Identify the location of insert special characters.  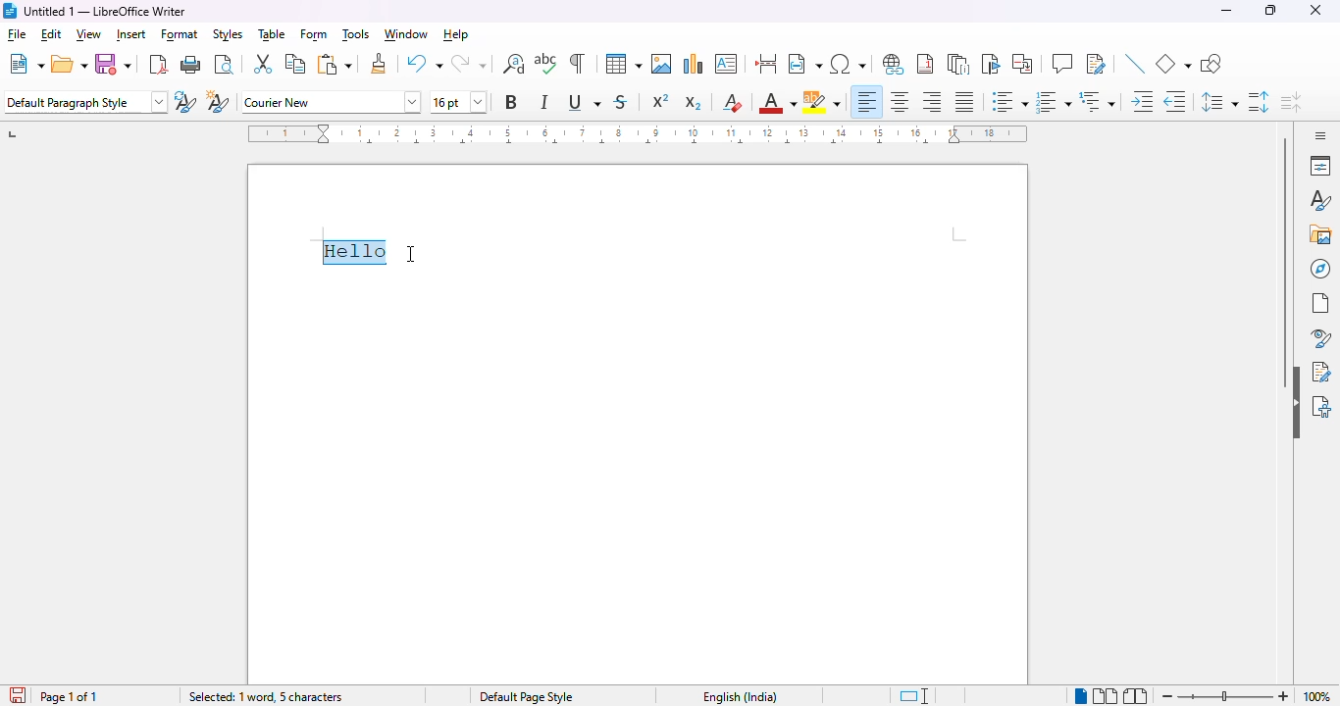
(850, 64).